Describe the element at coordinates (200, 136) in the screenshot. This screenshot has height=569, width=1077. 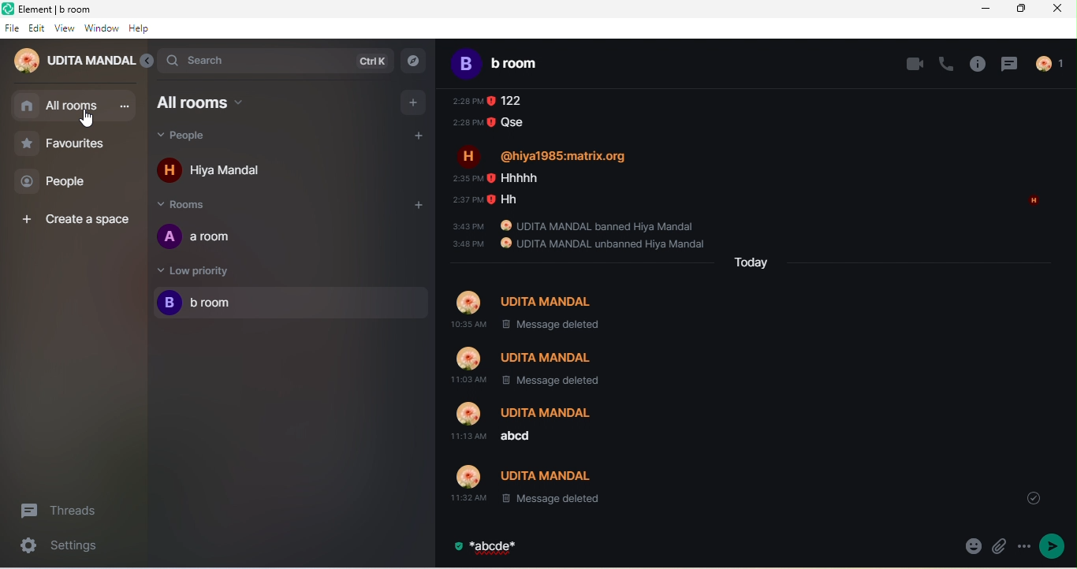
I see `people` at that location.